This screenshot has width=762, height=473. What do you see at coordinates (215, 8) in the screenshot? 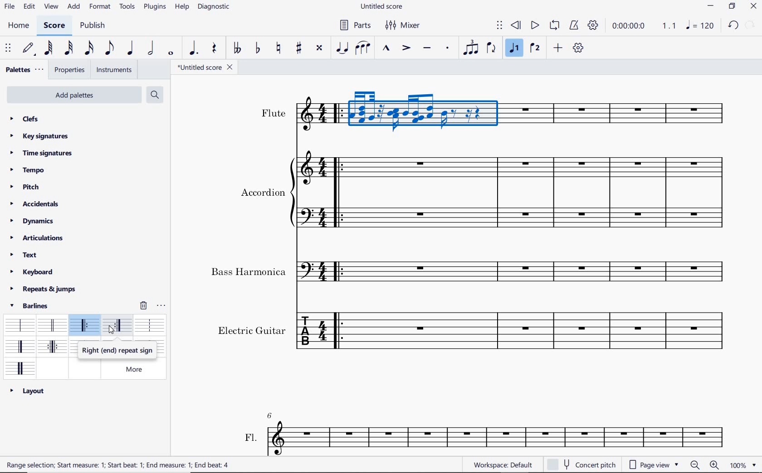
I see `diagnostic` at bounding box center [215, 8].